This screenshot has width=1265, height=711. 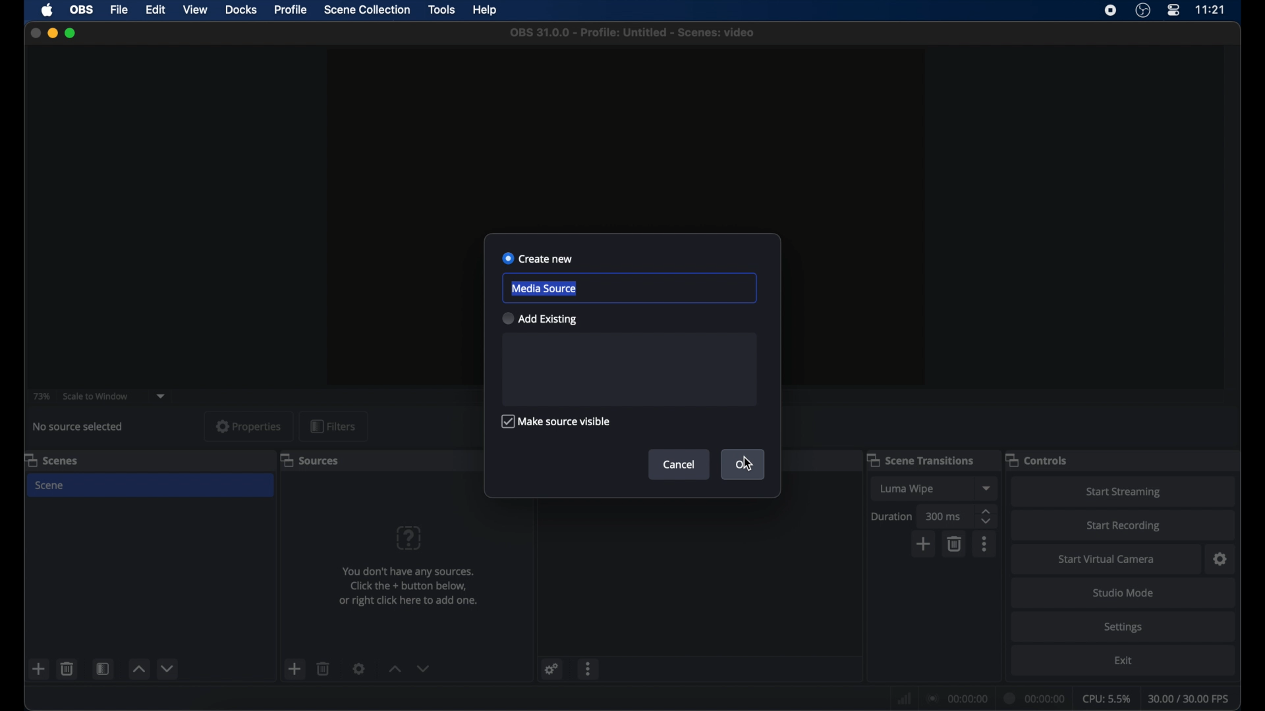 I want to click on docks, so click(x=242, y=10).